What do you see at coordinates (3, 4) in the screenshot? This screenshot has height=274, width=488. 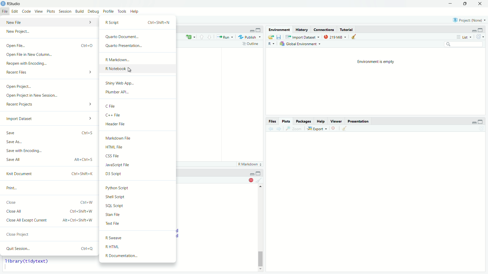 I see `Logo` at bounding box center [3, 4].